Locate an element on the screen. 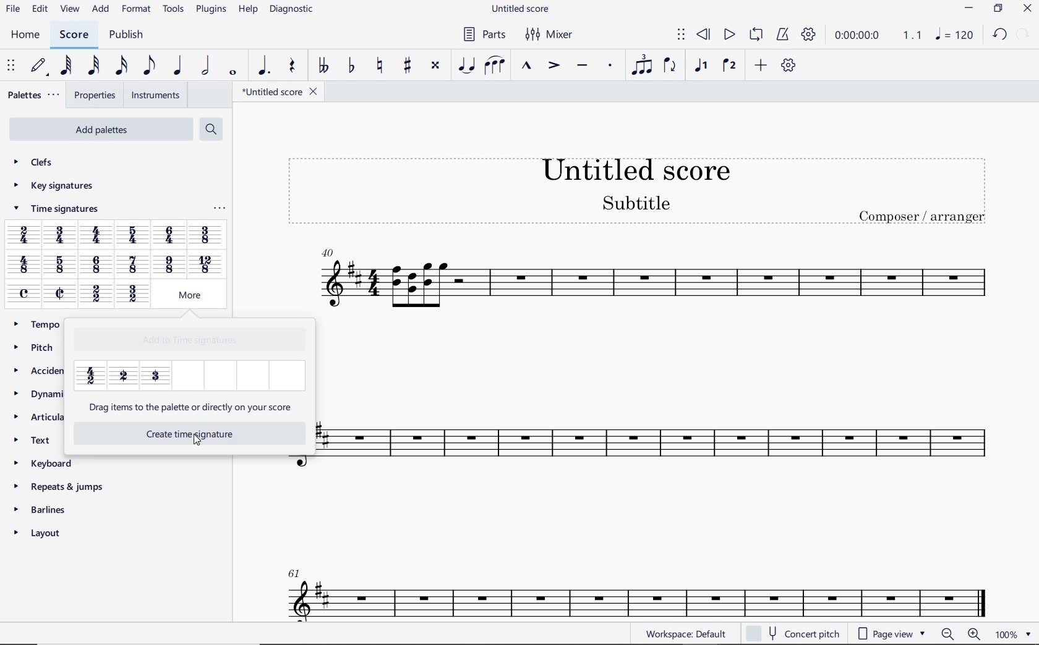  PARTS is located at coordinates (484, 34).